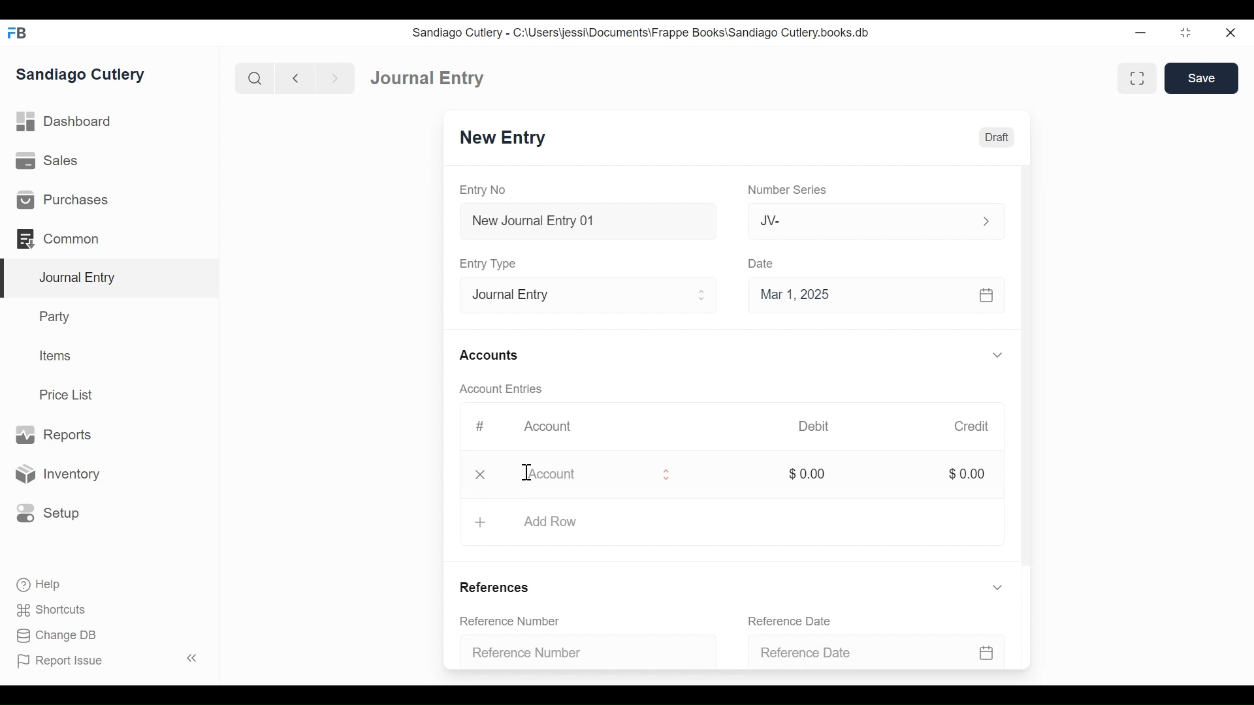 The width and height of the screenshot is (1254, 705). What do you see at coordinates (966, 474) in the screenshot?
I see `$0.00` at bounding box center [966, 474].